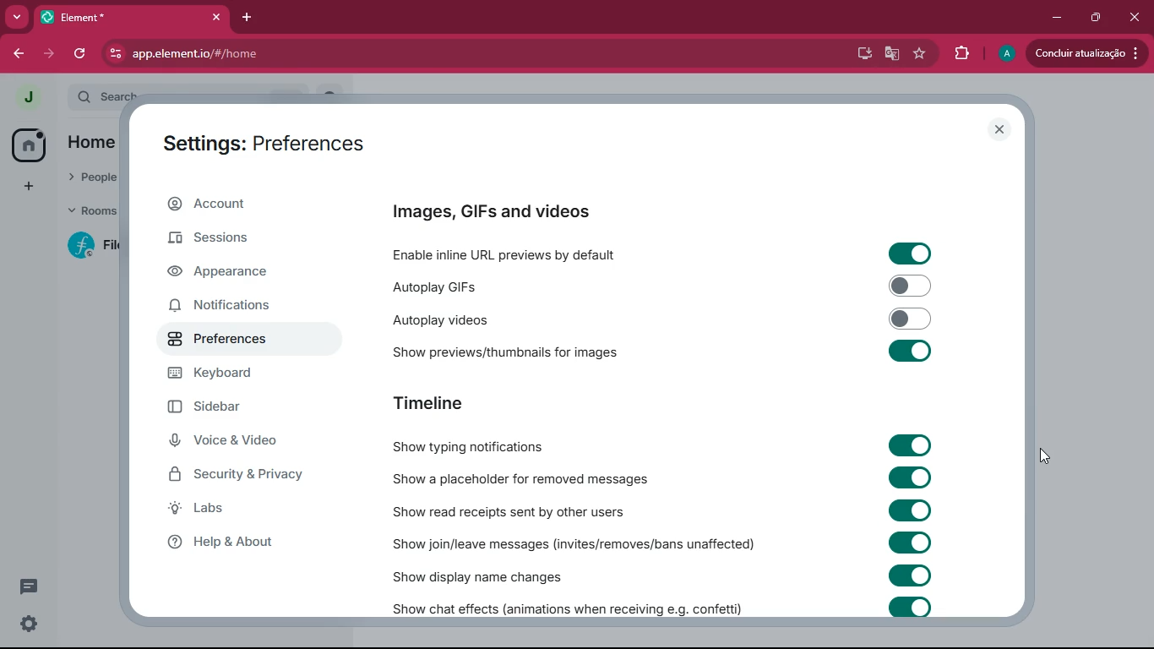 The width and height of the screenshot is (1154, 649). Describe the element at coordinates (241, 205) in the screenshot. I see `account` at that location.